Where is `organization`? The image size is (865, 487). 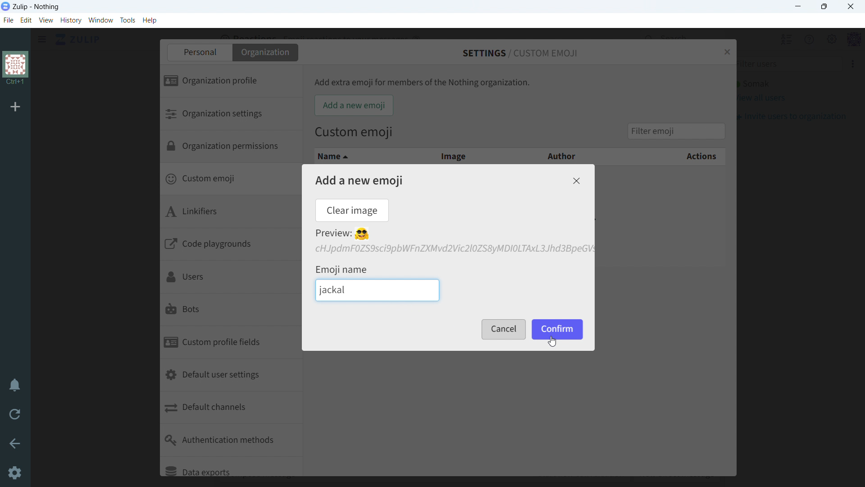
organization is located at coordinates (266, 52).